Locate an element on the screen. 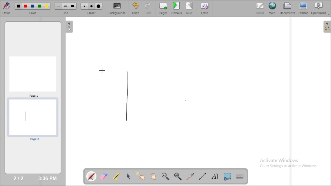  line is located at coordinates (127, 95).